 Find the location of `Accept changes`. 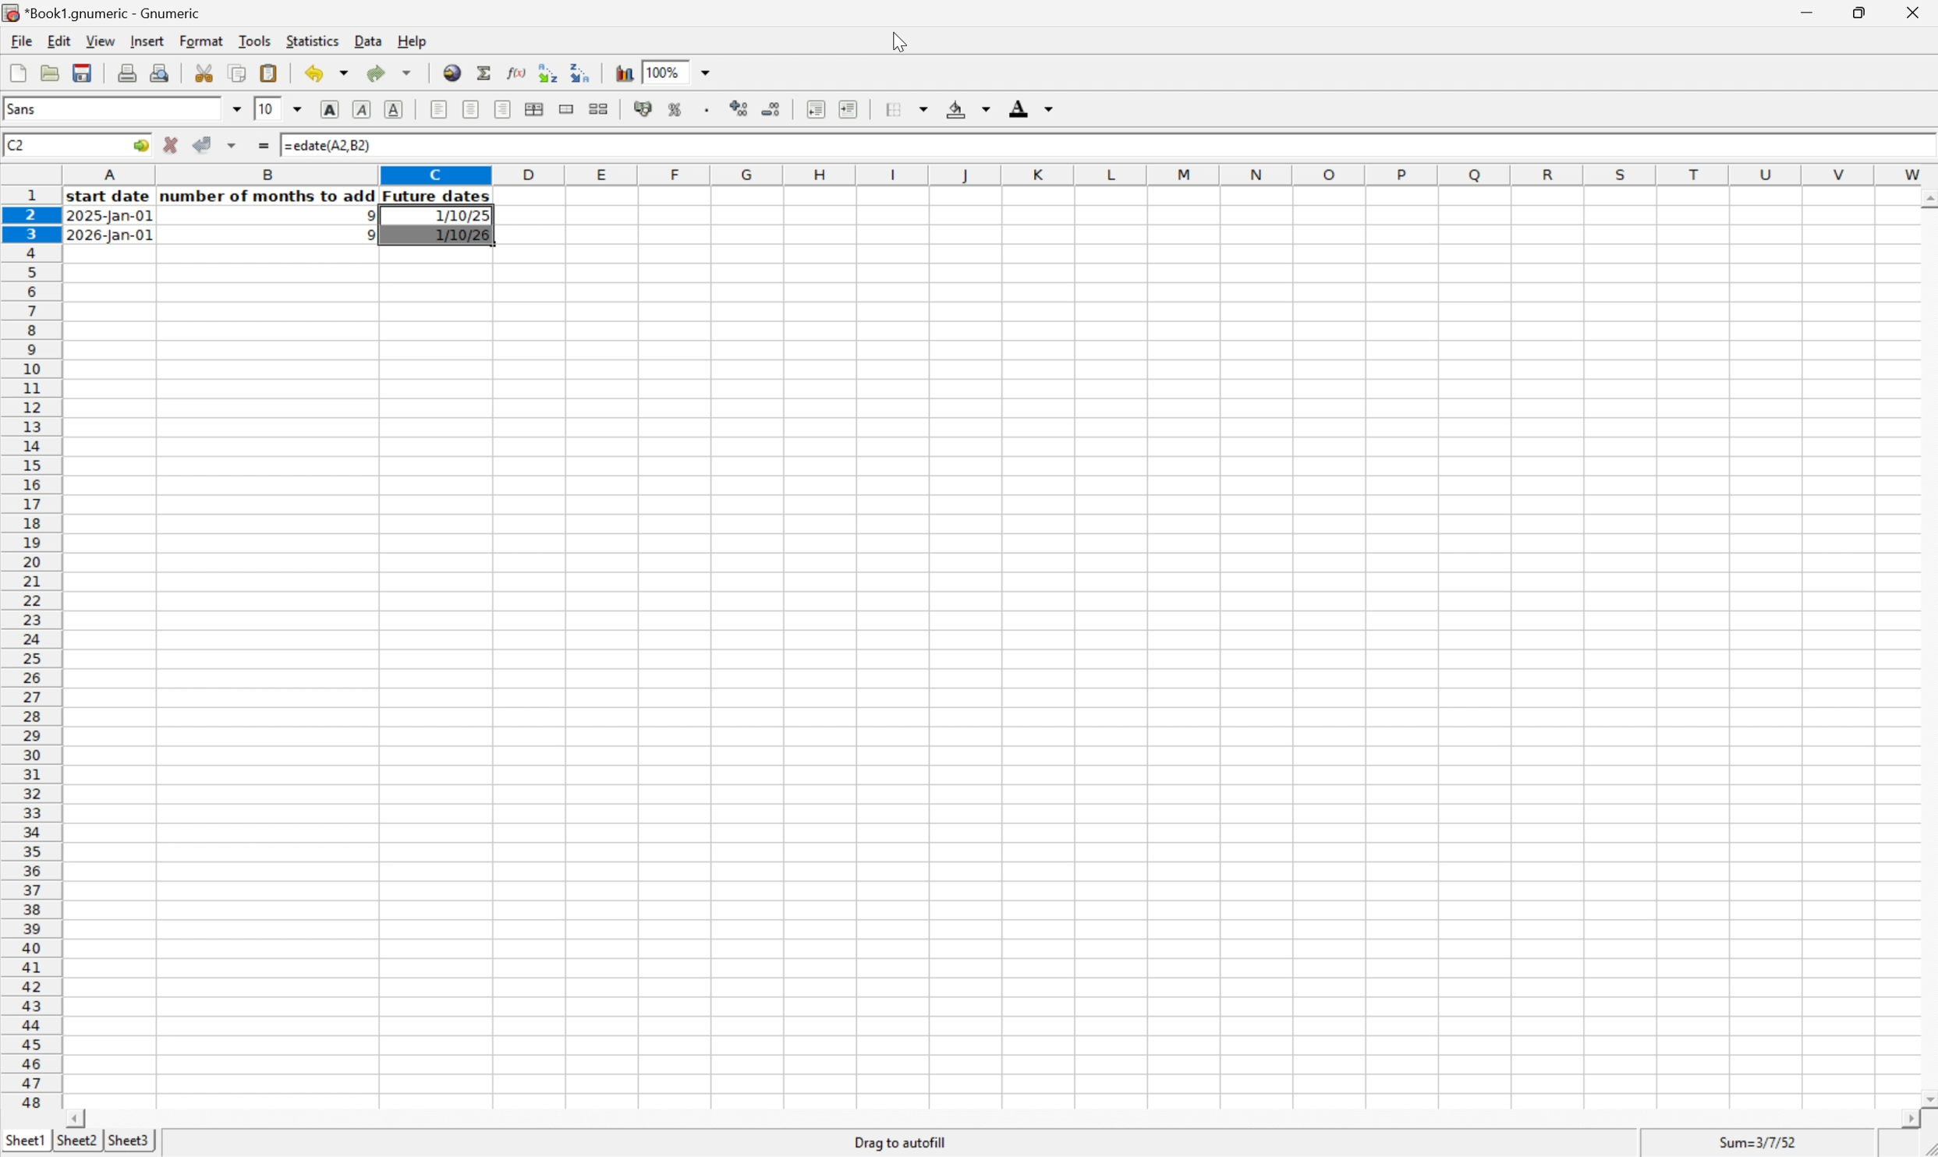

Accept changes is located at coordinates (204, 145).